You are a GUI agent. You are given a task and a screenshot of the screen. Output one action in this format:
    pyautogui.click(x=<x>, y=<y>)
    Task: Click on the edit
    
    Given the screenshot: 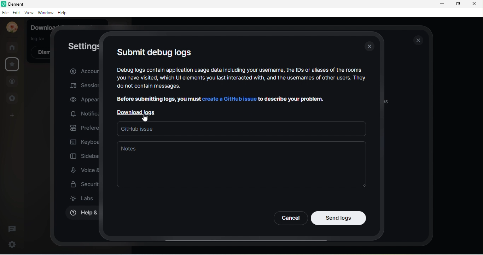 What is the action you would take?
    pyautogui.click(x=16, y=13)
    